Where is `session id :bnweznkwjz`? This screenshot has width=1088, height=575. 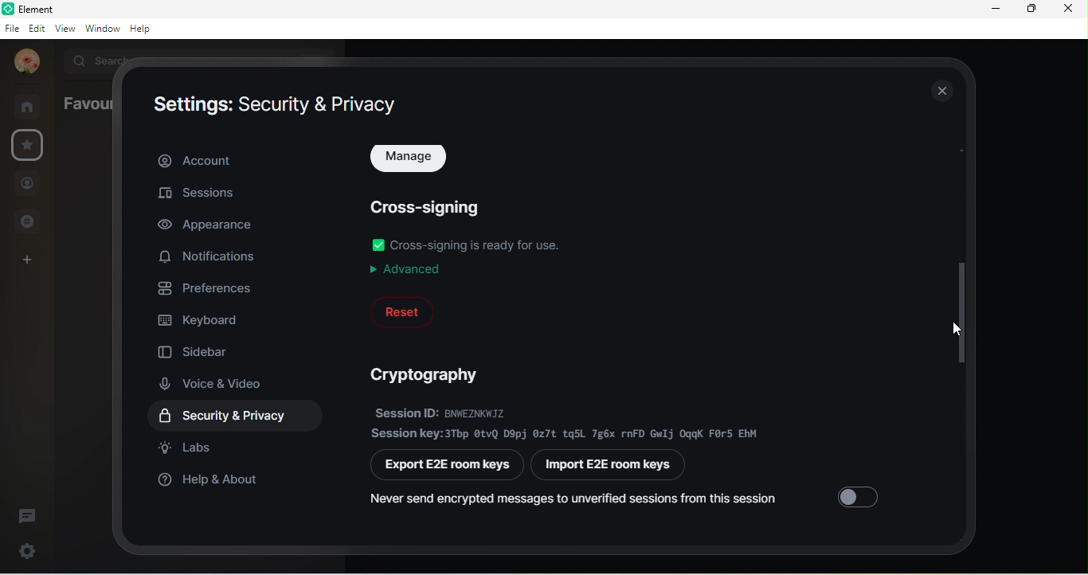
session id :bnweznkwjz is located at coordinates (468, 412).